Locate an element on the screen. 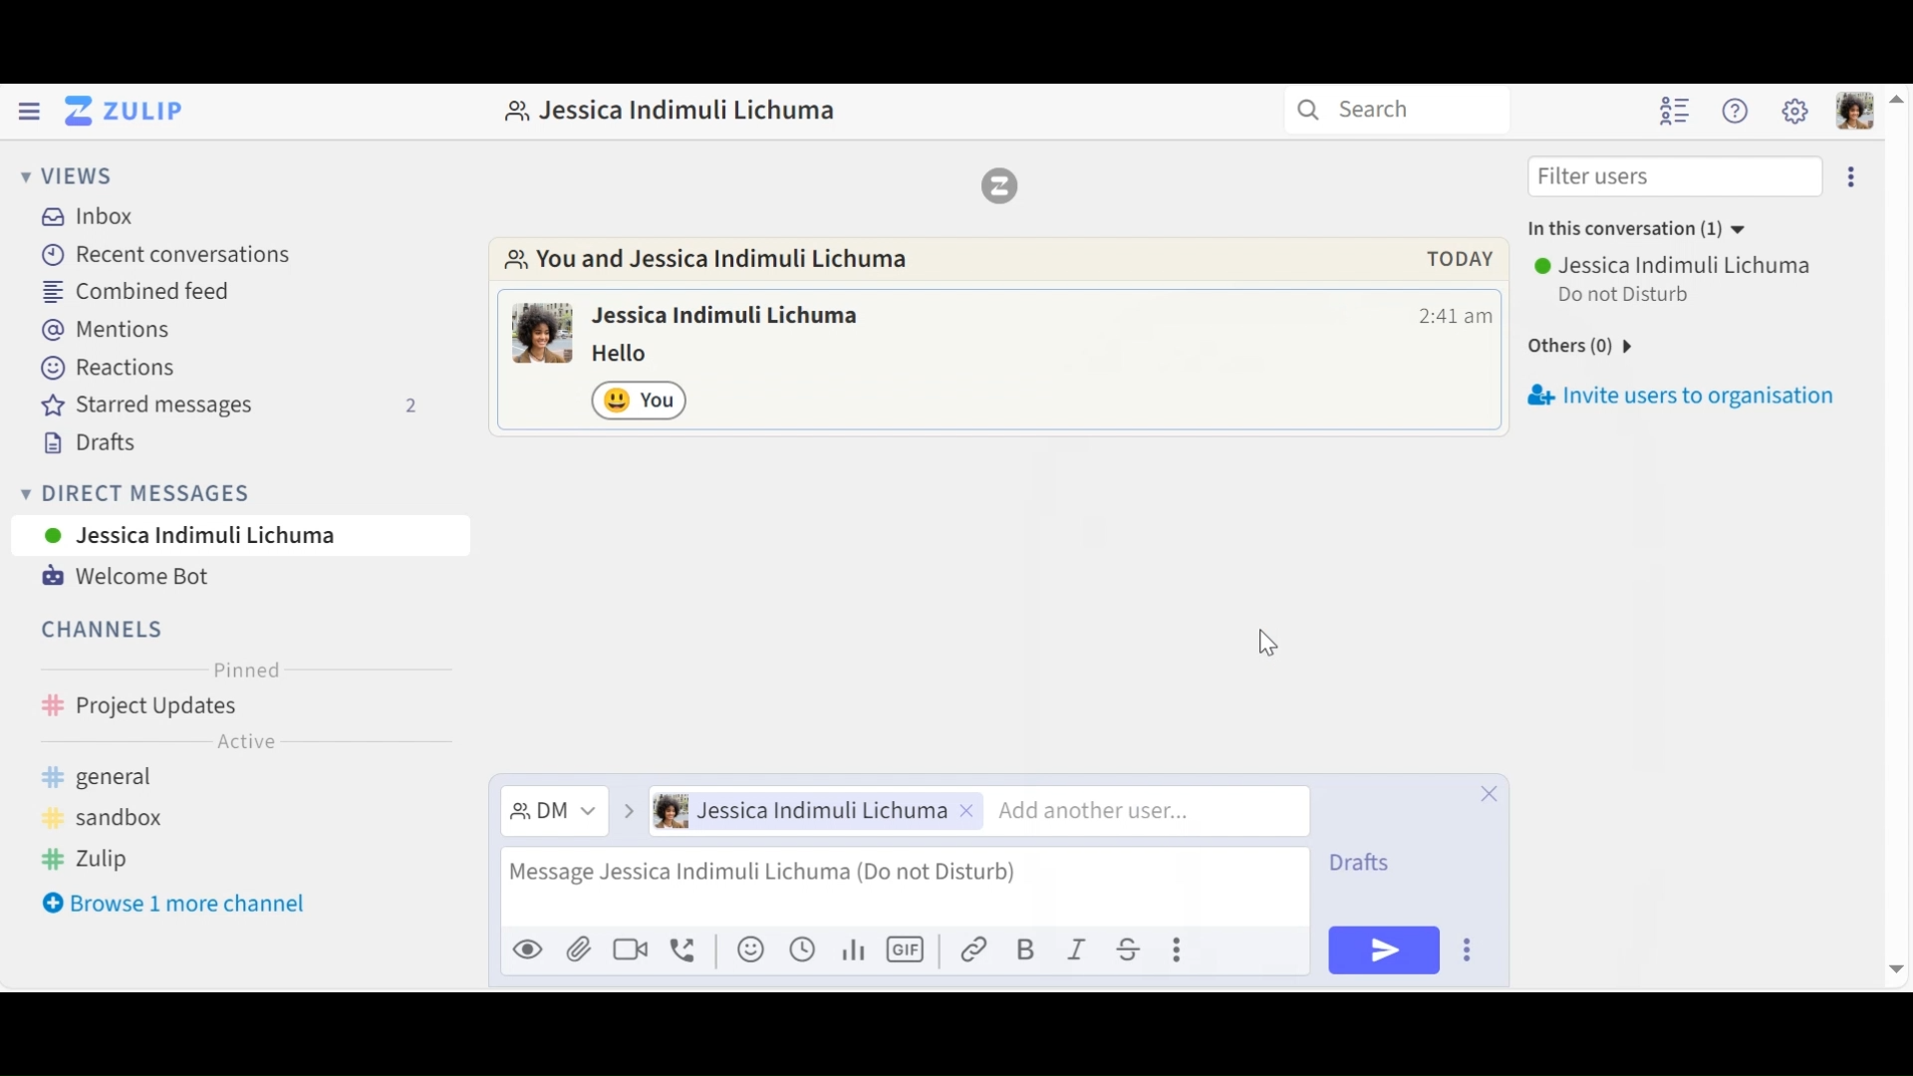 The width and height of the screenshot is (1913, 1076). zulip is located at coordinates (97, 861).